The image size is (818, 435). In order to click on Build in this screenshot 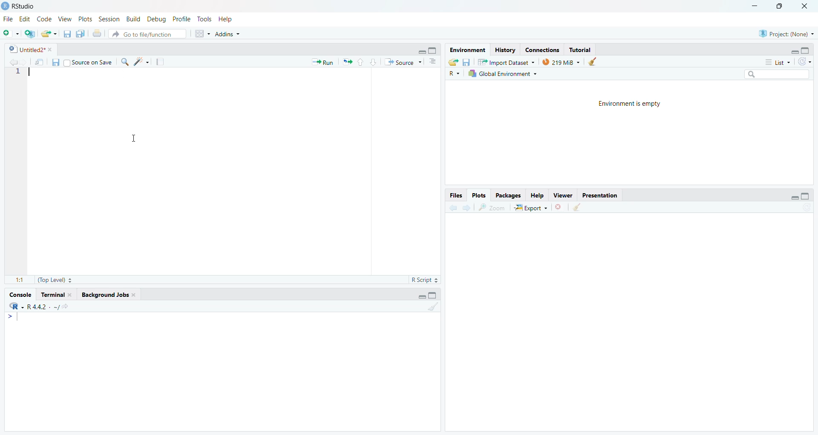, I will do `click(134, 19)`.